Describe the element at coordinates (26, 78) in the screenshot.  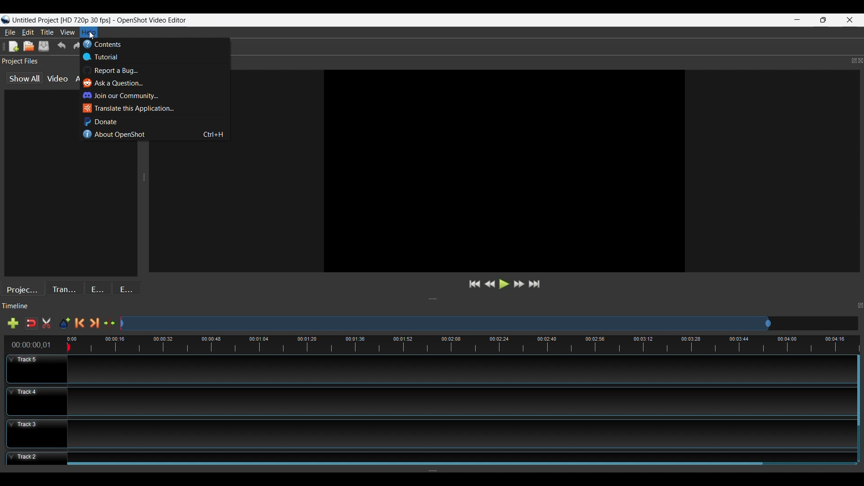
I see `Showall` at that location.